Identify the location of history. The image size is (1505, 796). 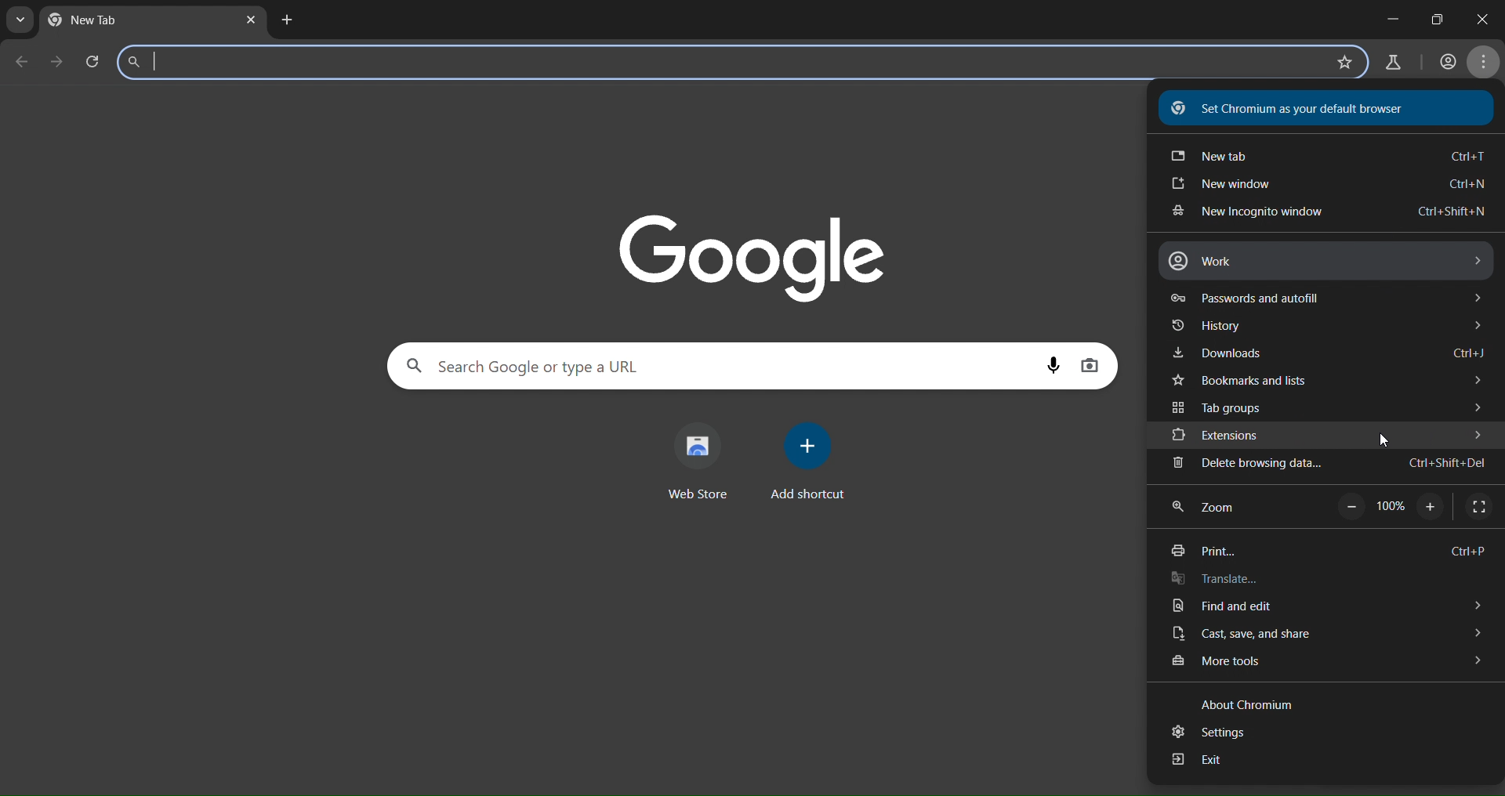
(1330, 327).